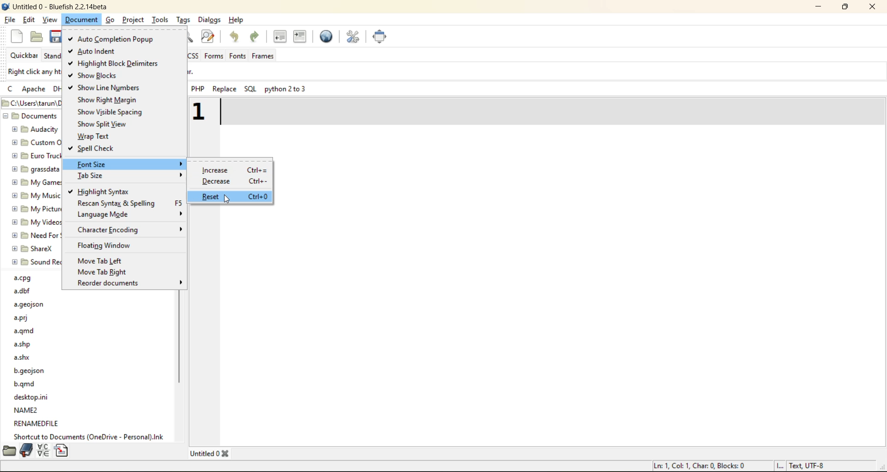 The width and height of the screenshot is (887, 472). What do you see at coordinates (102, 216) in the screenshot?
I see `language mode` at bounding box center [102, 216].